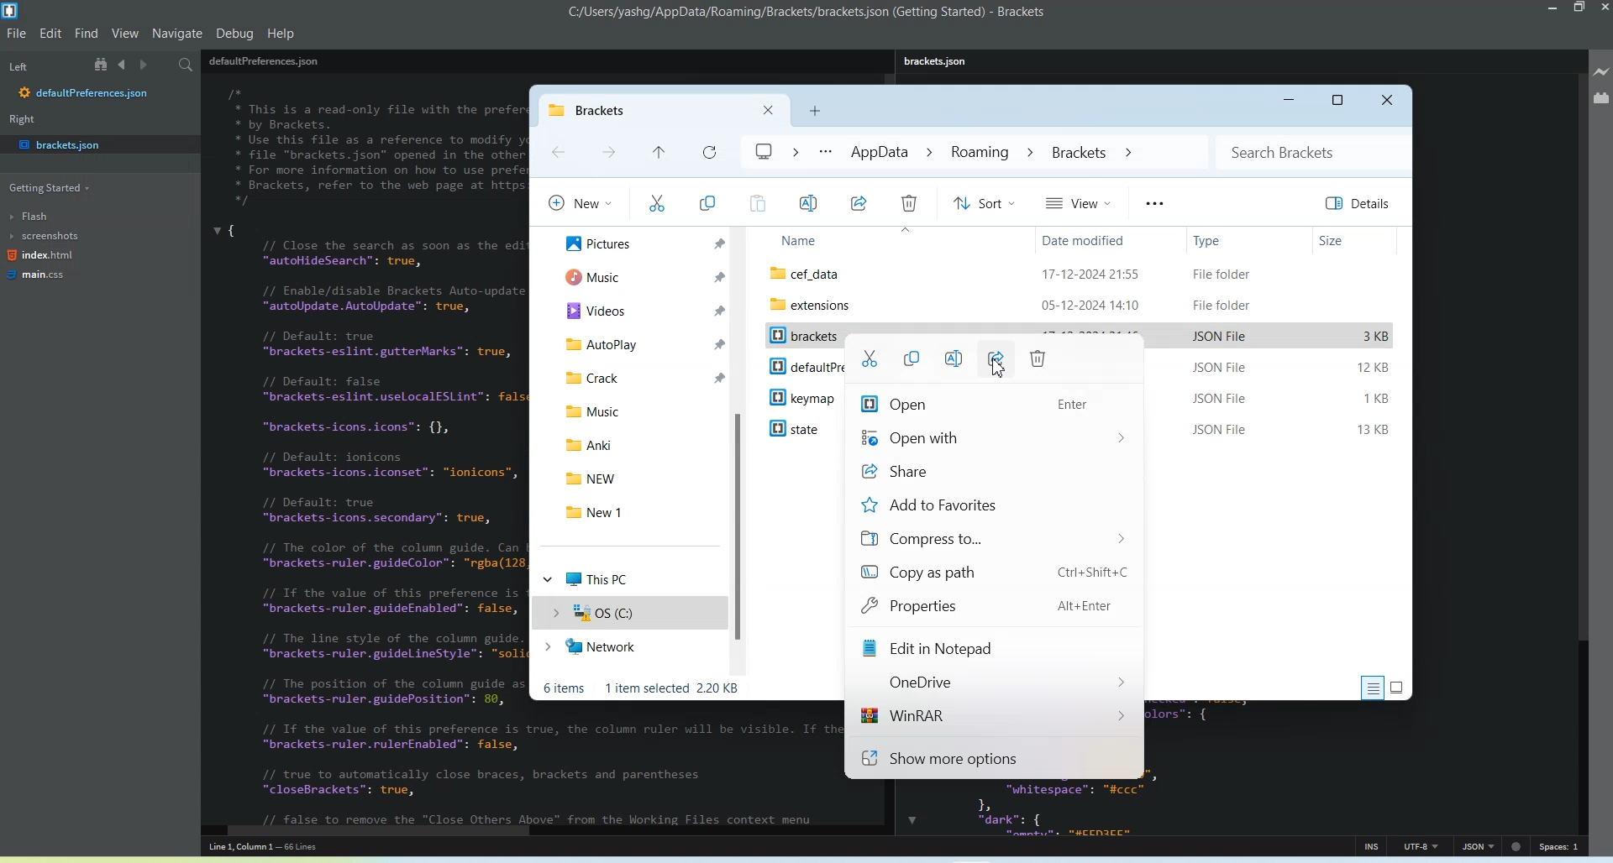 The width and height of the screenshot is (1613, 863). I want to click on Autoplay, so click(638, 341).